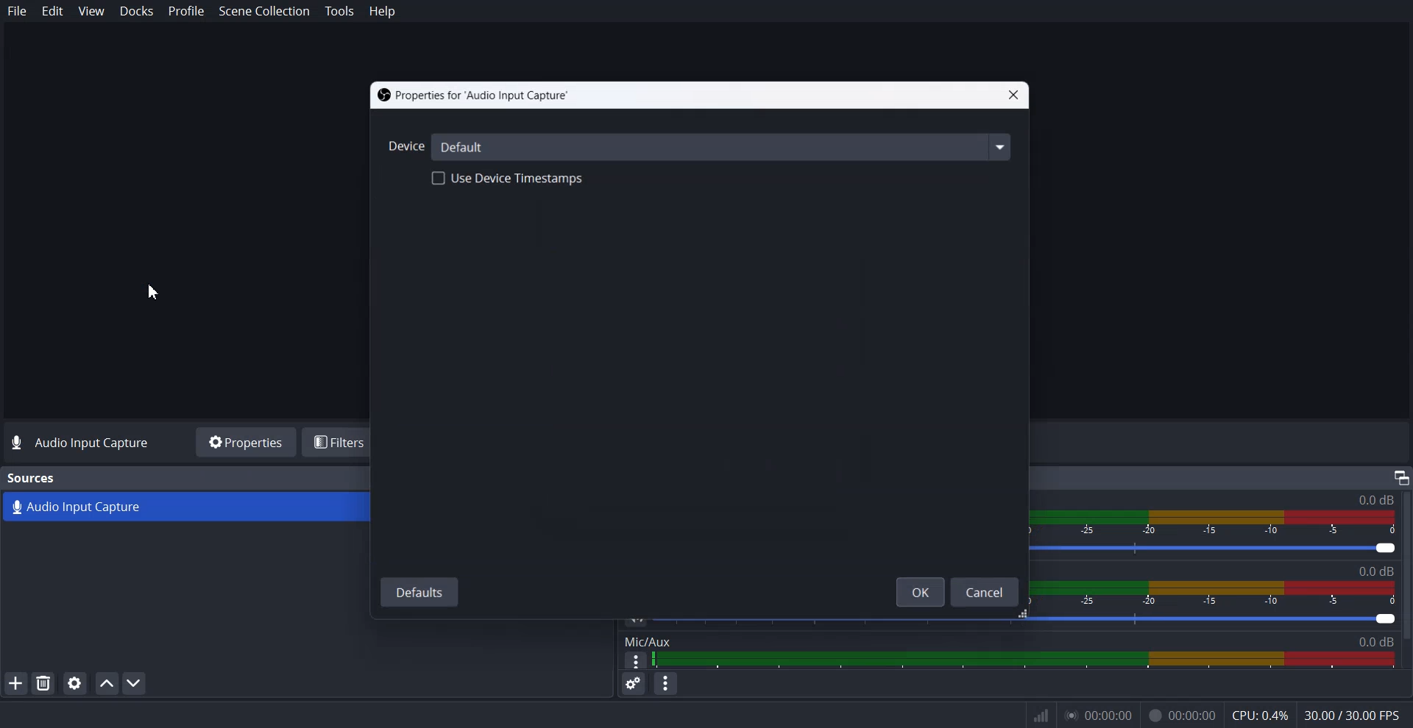 The image size is (1413, 728). What do you see at coordinates (32, 478) in the screenshot?
I see `Text` at bounding box center [32, 478].